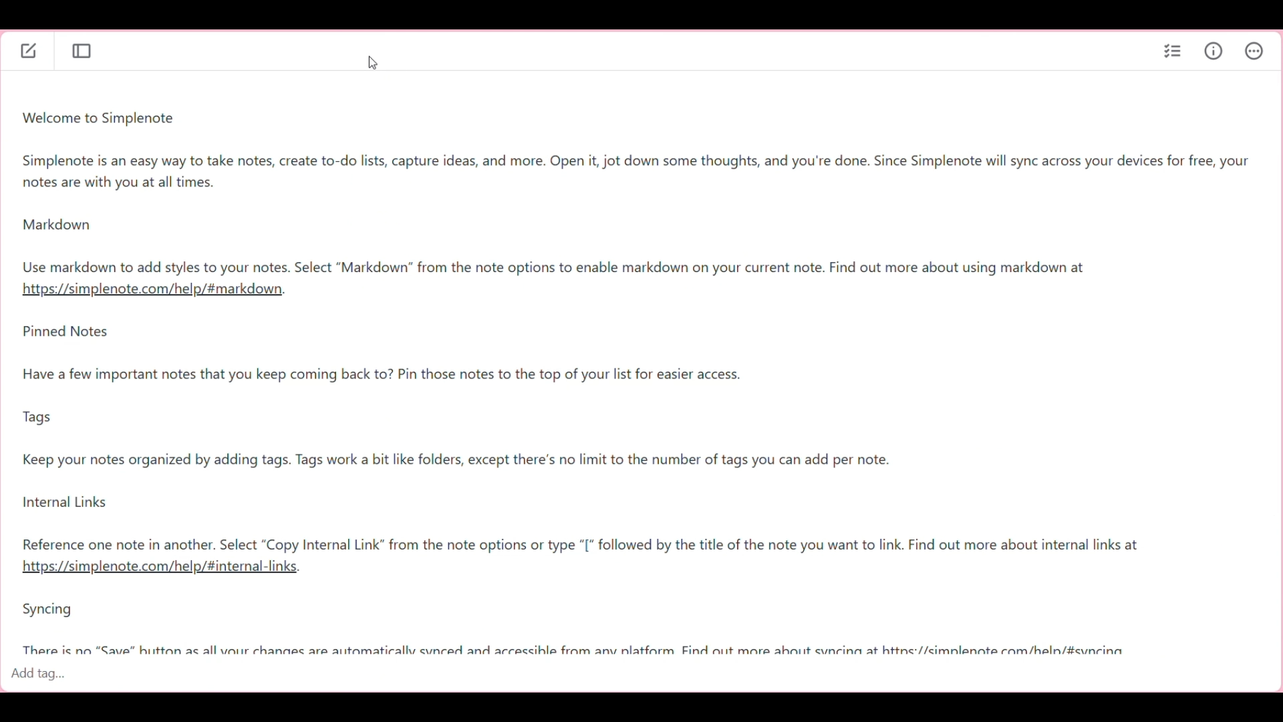  What do you see at coordinates (374, 63) in the screenshot?
I see `Cursor position unchanged ` at bounding box center [374, 63].